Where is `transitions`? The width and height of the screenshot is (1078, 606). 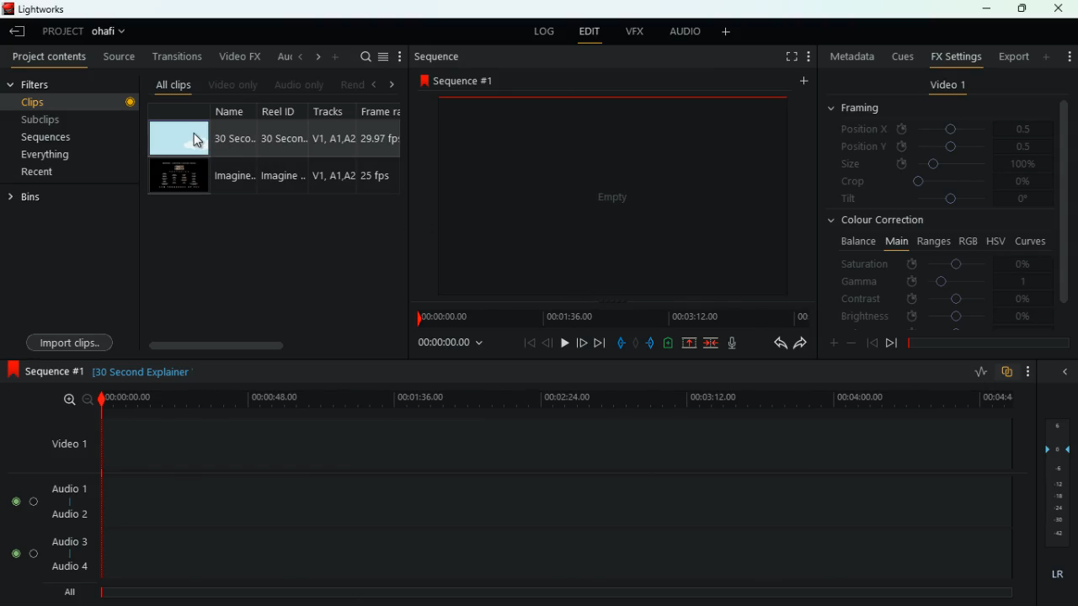
transitions is located at coordinates (179, 56).